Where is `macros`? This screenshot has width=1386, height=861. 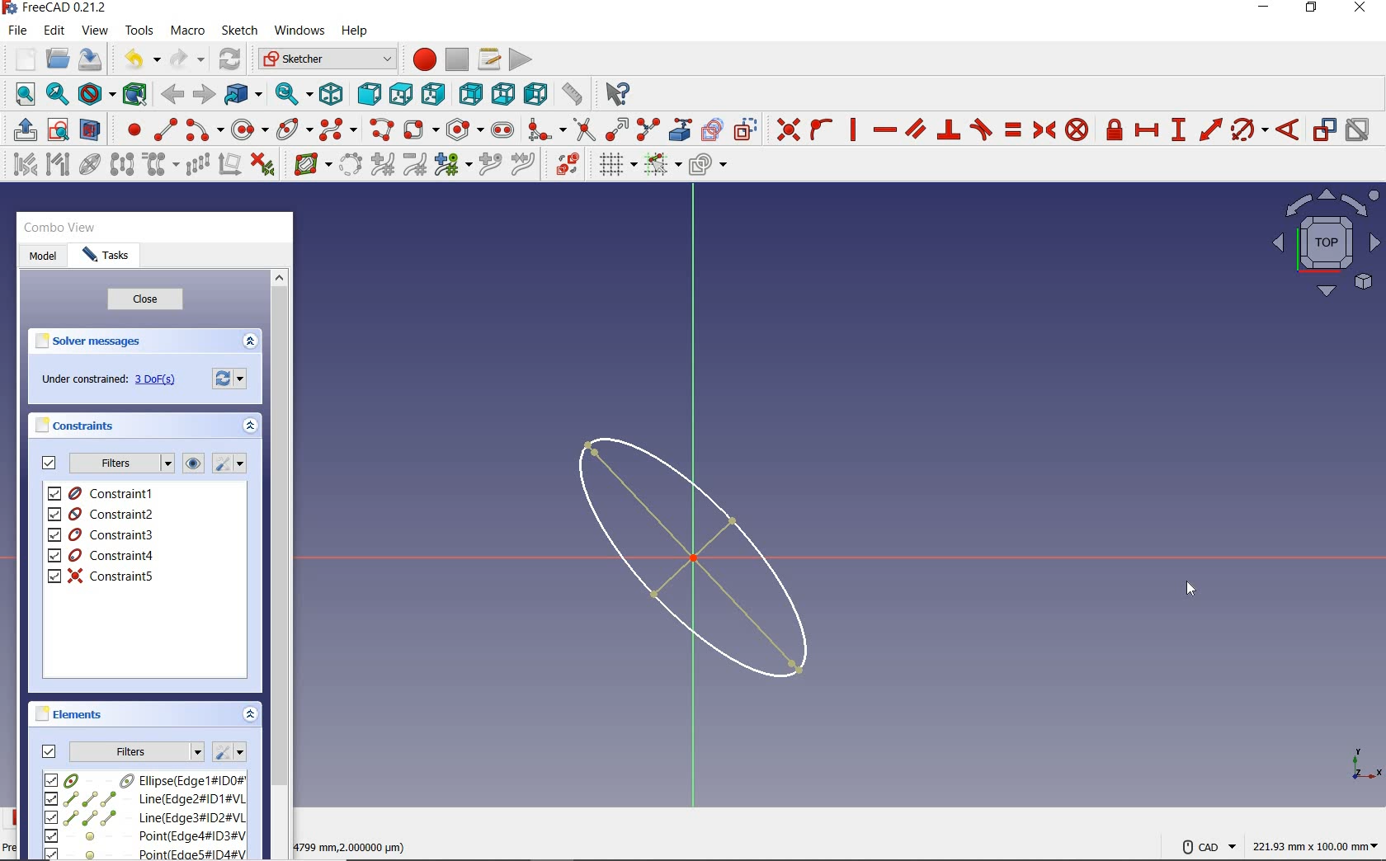 macros is located at coordinates (488, 58).